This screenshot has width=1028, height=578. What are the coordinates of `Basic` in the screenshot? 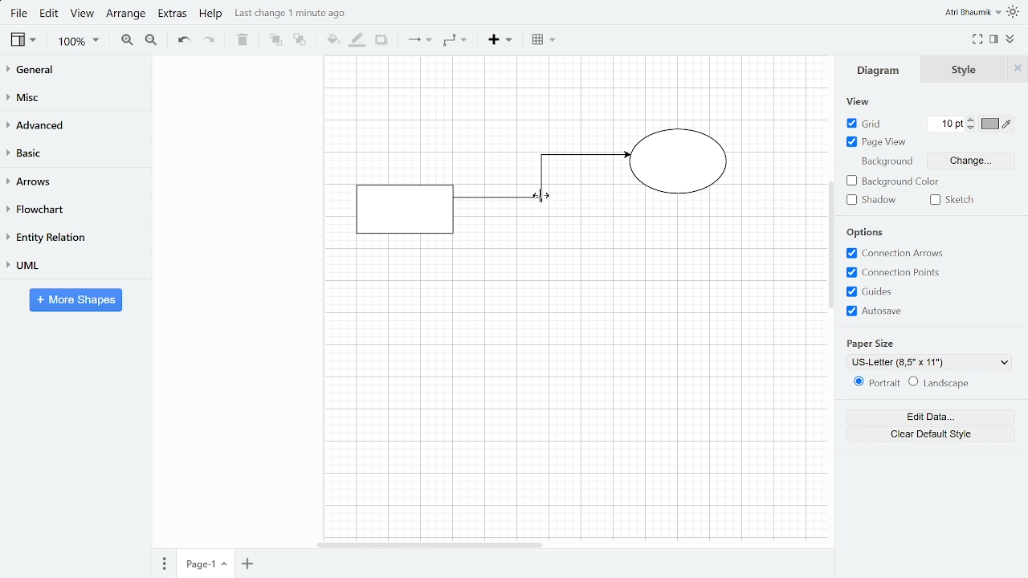 It's located at (75, 152).